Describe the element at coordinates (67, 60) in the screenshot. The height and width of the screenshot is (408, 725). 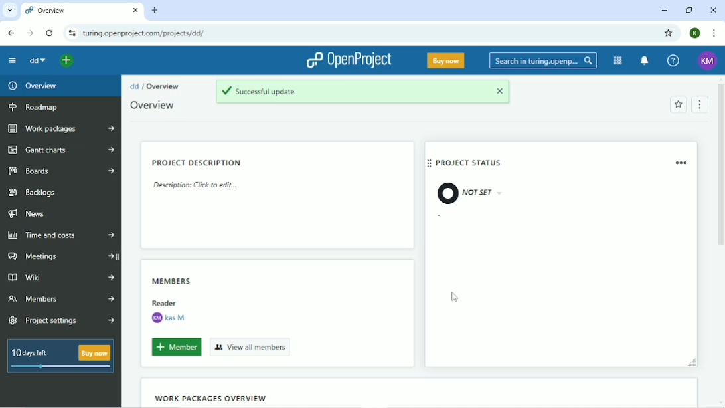
I see `Open quick add menu` at that location.